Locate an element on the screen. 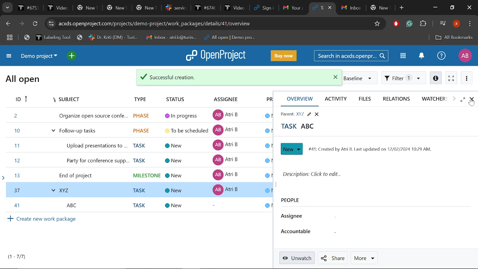  Activate zen mode is located at coordinates (451, 77).